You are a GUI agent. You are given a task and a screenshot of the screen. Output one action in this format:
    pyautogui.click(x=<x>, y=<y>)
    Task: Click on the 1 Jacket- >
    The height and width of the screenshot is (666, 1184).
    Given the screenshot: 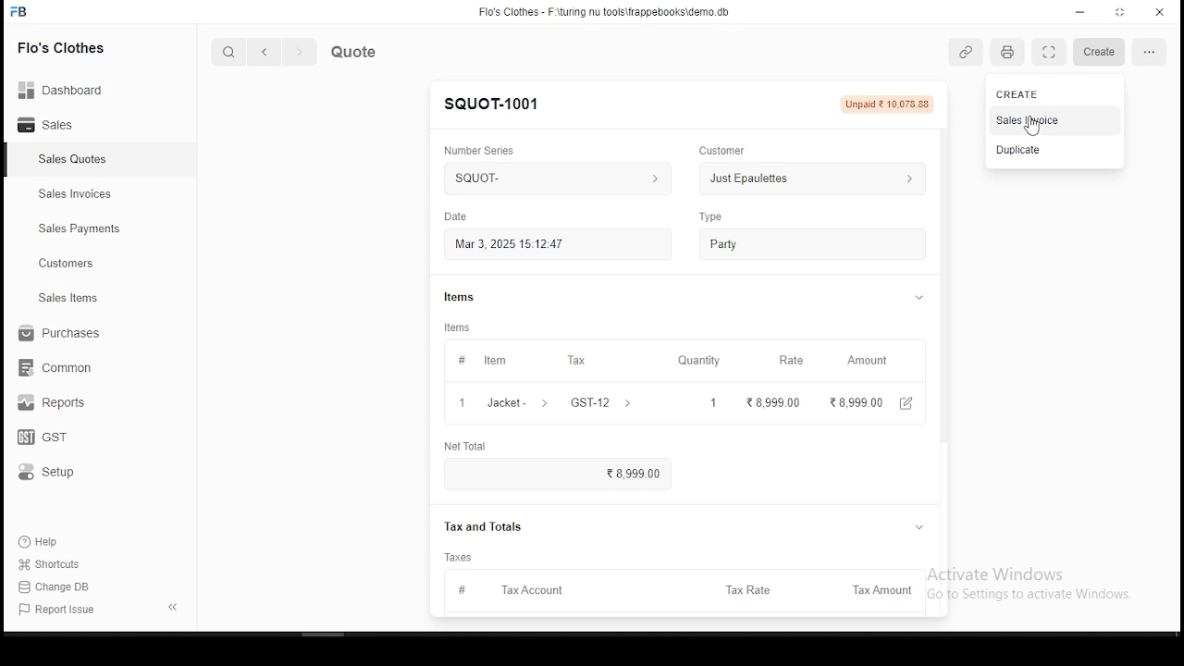 What is the action you would take?
    pyautogui.click(x=506, y=403)
    